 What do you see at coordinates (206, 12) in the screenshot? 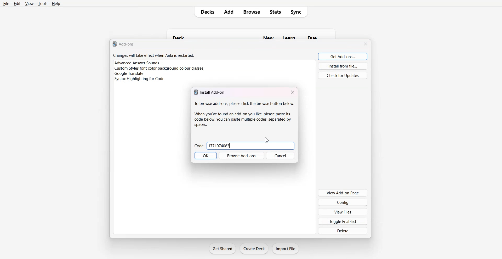
I see `Decks` at bounding box center [206, 12].